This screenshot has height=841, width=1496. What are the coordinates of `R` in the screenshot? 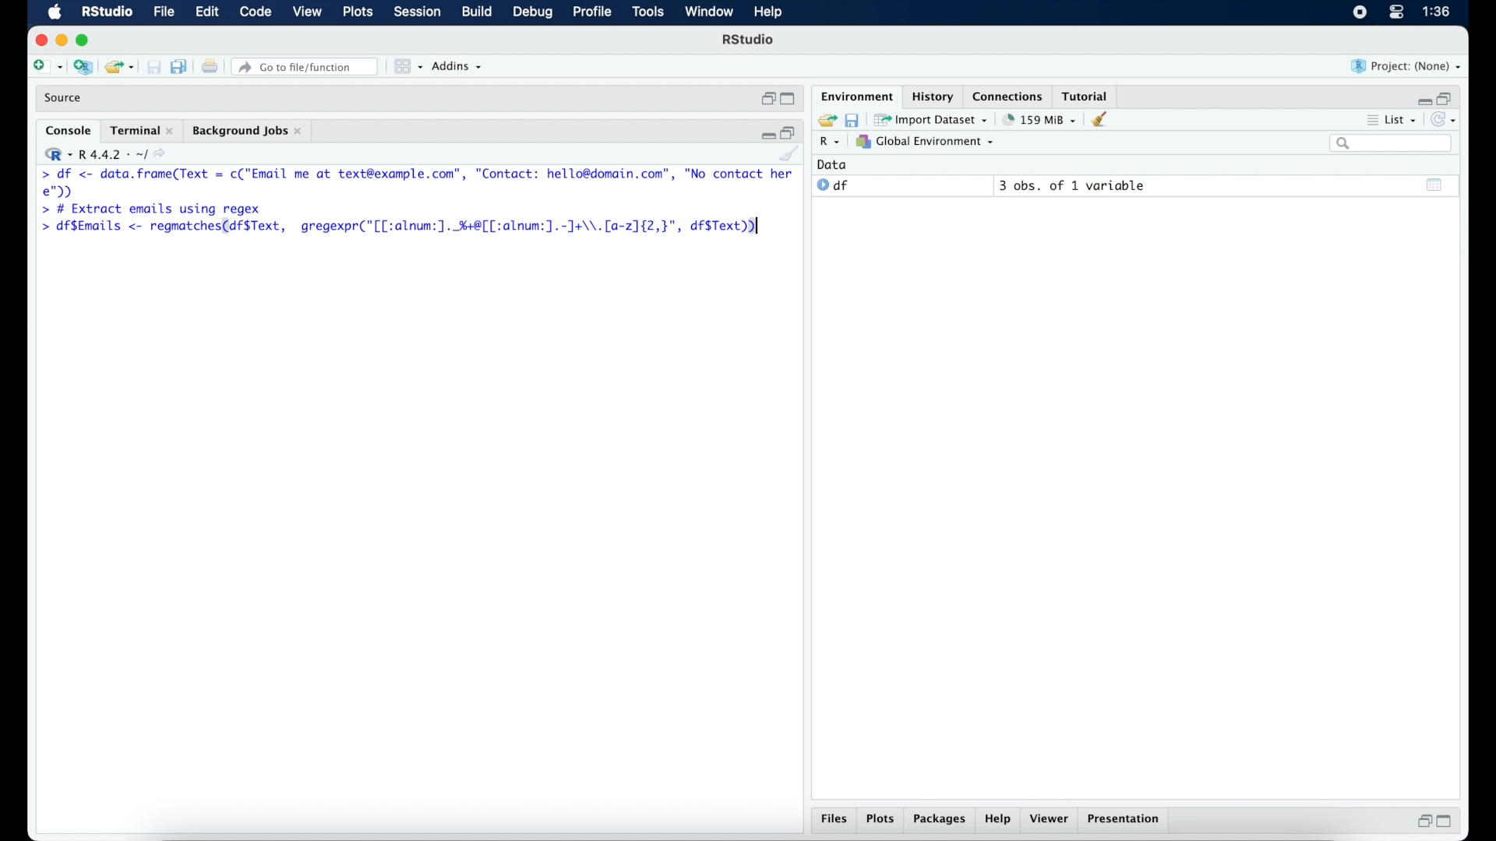 It's located at (828, 143).